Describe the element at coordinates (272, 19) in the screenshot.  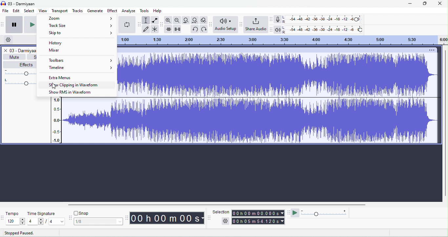
I see `audacity record meter toolbar` at that location.